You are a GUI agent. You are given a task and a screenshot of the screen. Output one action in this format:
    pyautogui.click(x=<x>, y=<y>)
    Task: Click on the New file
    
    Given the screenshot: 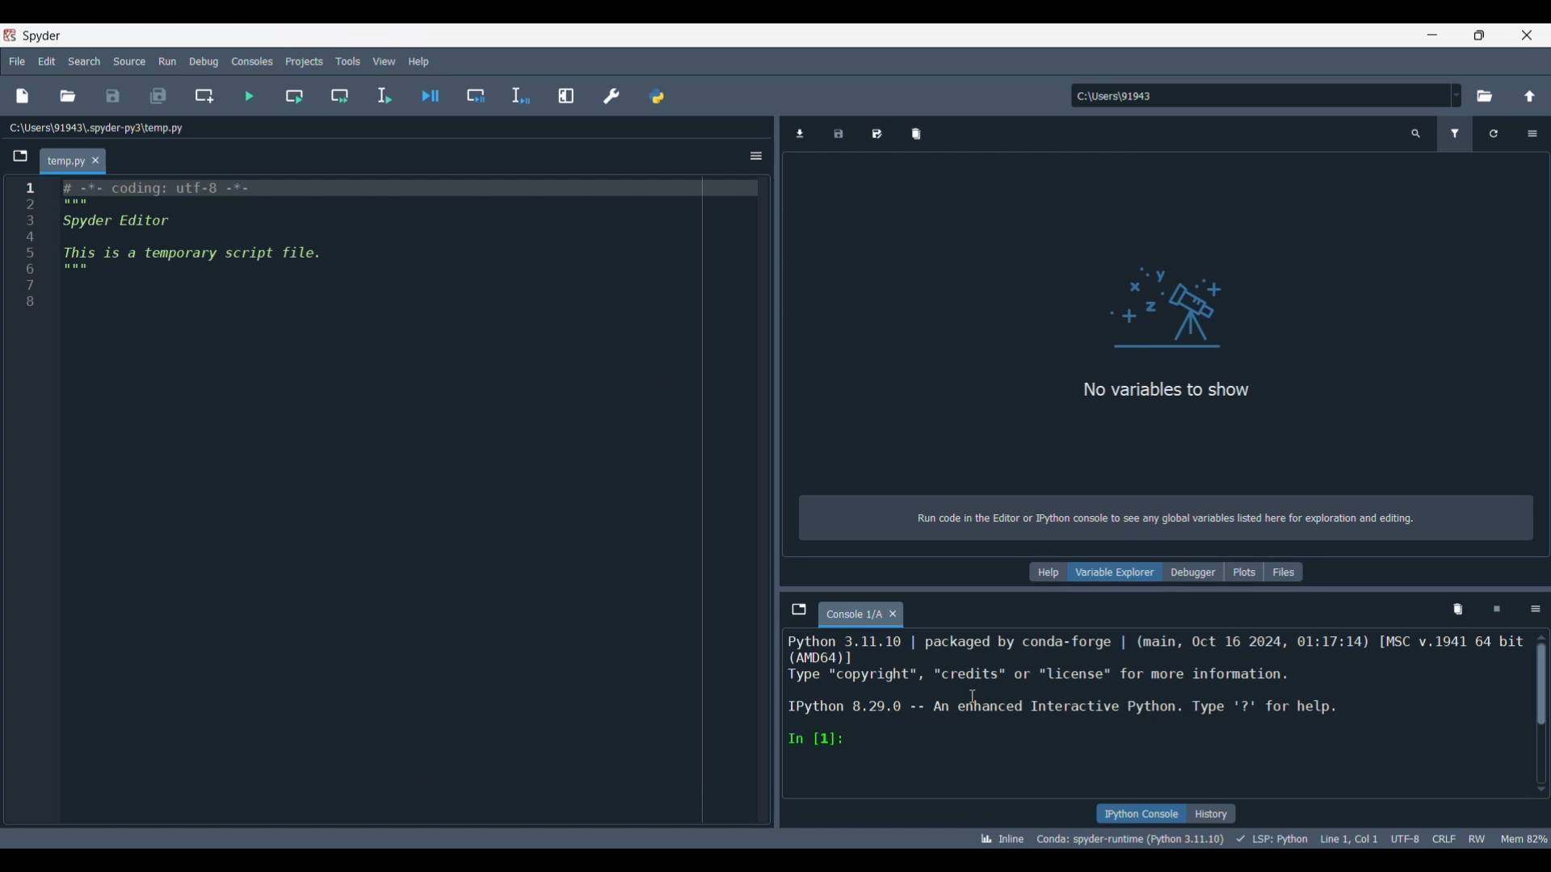 What is the action you would take?
    pyautogui.click(x=23, y=96)
    